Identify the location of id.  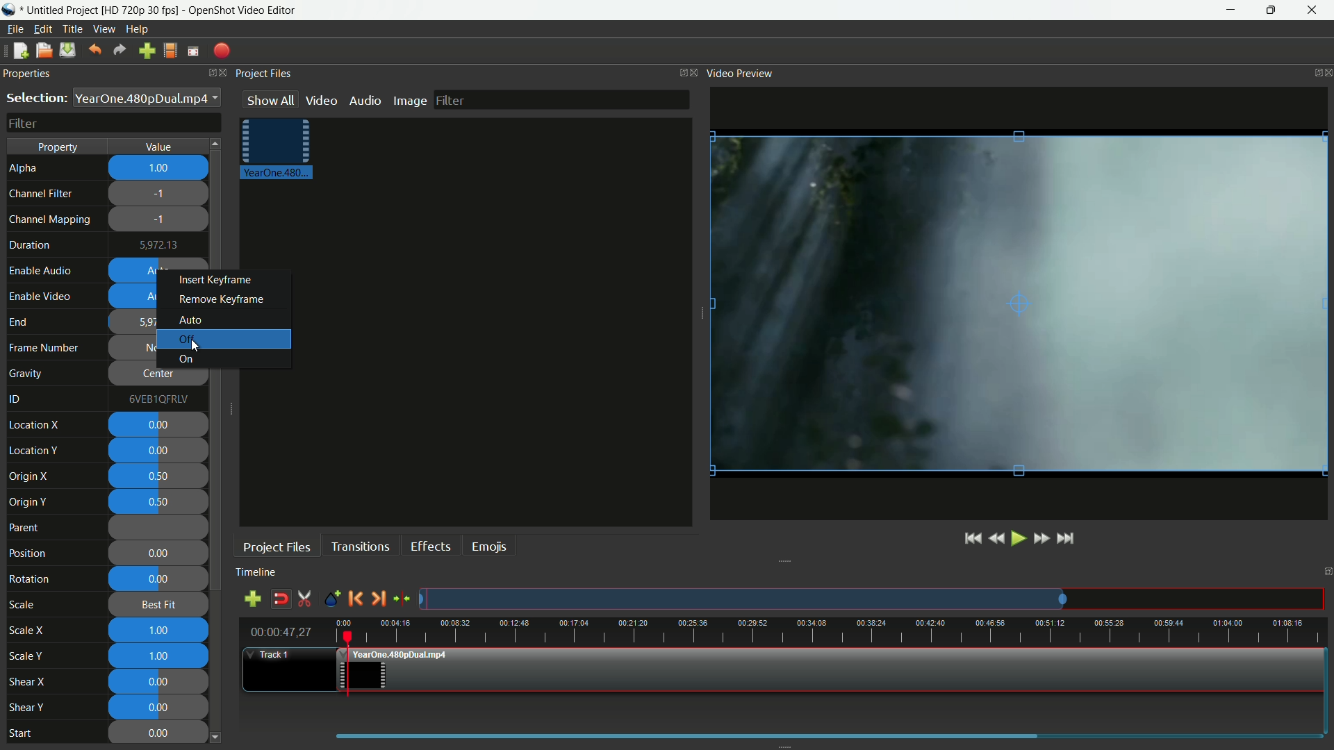
(17, 400).